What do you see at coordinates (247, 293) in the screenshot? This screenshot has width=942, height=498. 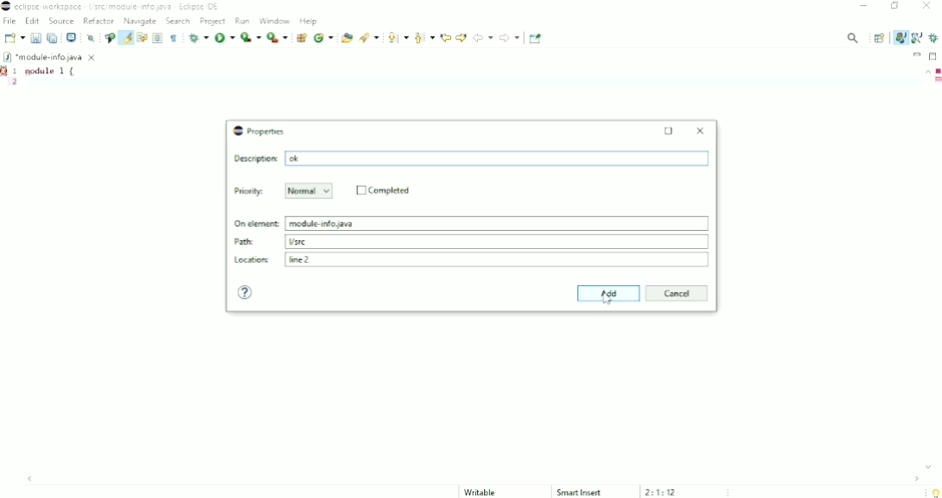 I see `Help` at bounding box center [247, 293].